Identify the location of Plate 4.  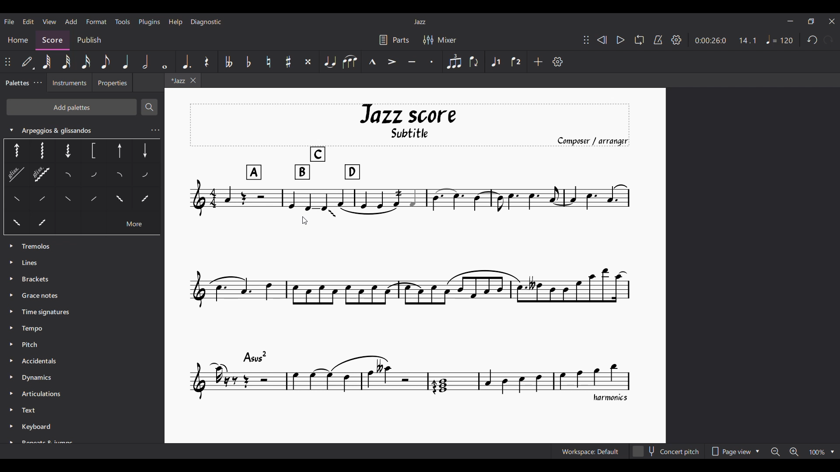
(92, 151).